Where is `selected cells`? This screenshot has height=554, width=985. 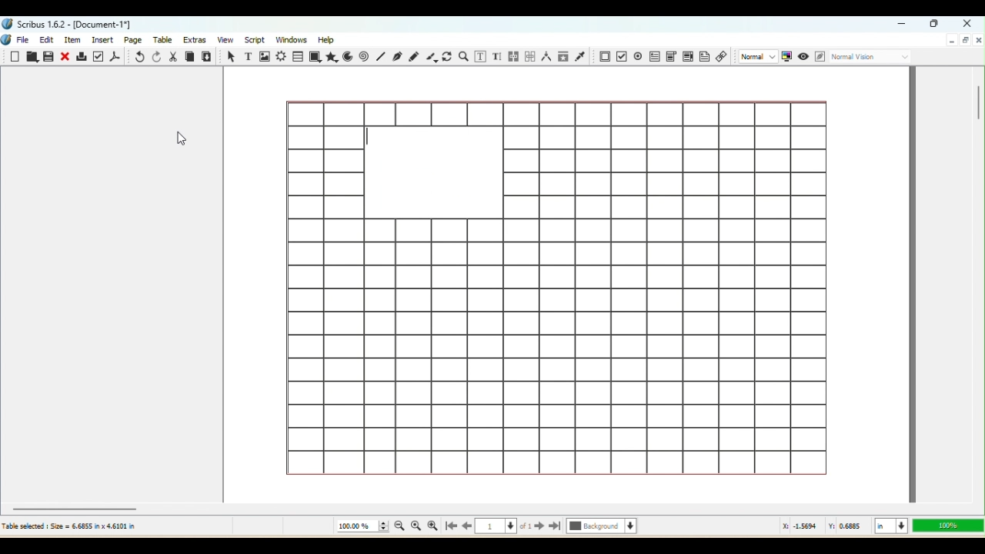
selected cells is located at coordinates (433, 172).